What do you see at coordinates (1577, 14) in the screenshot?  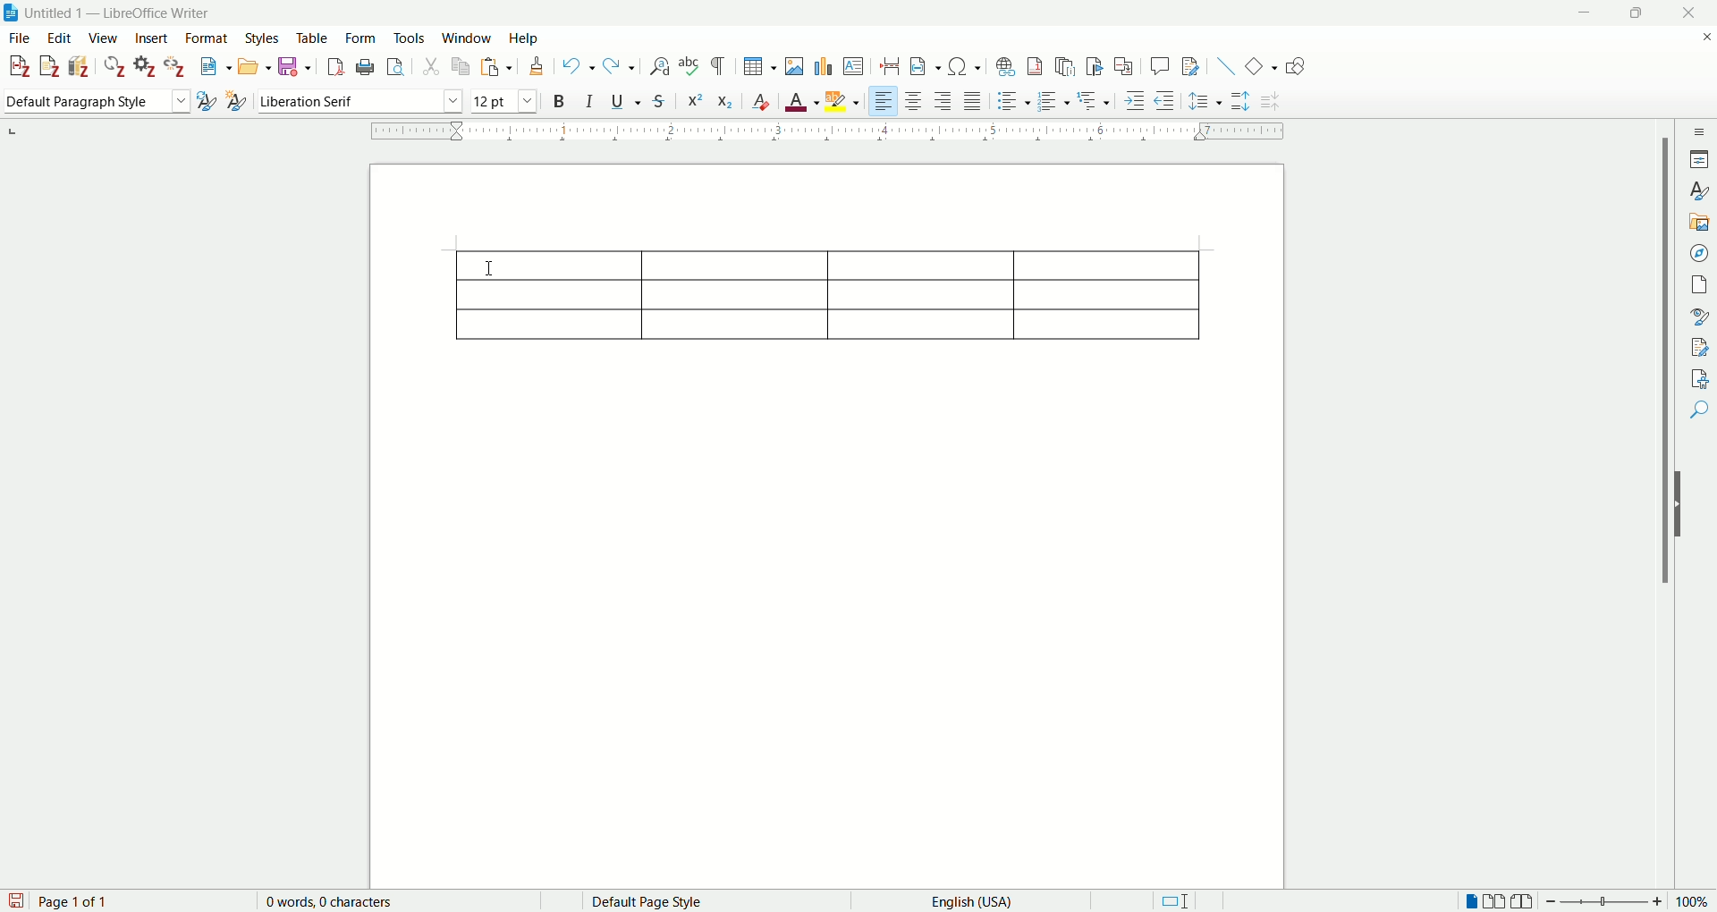 I see `minimize` at bounding box center [1577, 14].